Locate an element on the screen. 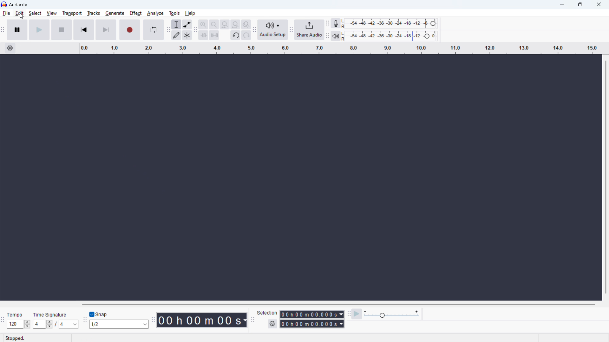  stop is located at coordinates (62, 30).